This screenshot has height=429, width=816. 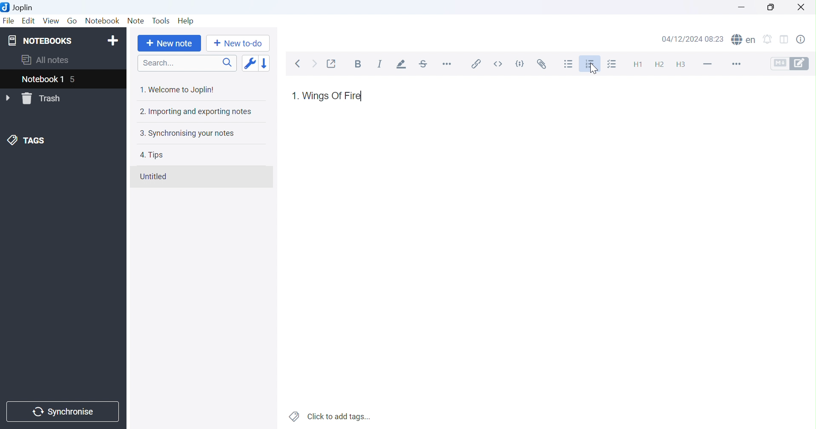 I want to click on TAGS, so click(x=27, y=141).